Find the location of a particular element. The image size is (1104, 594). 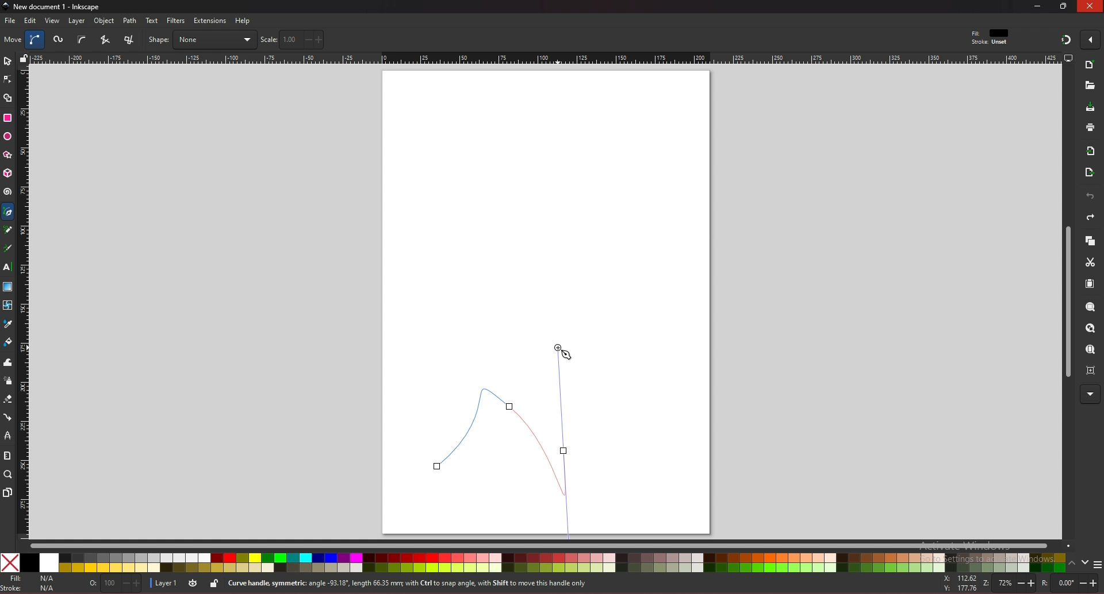

pen is located at coordinates (10, 212).